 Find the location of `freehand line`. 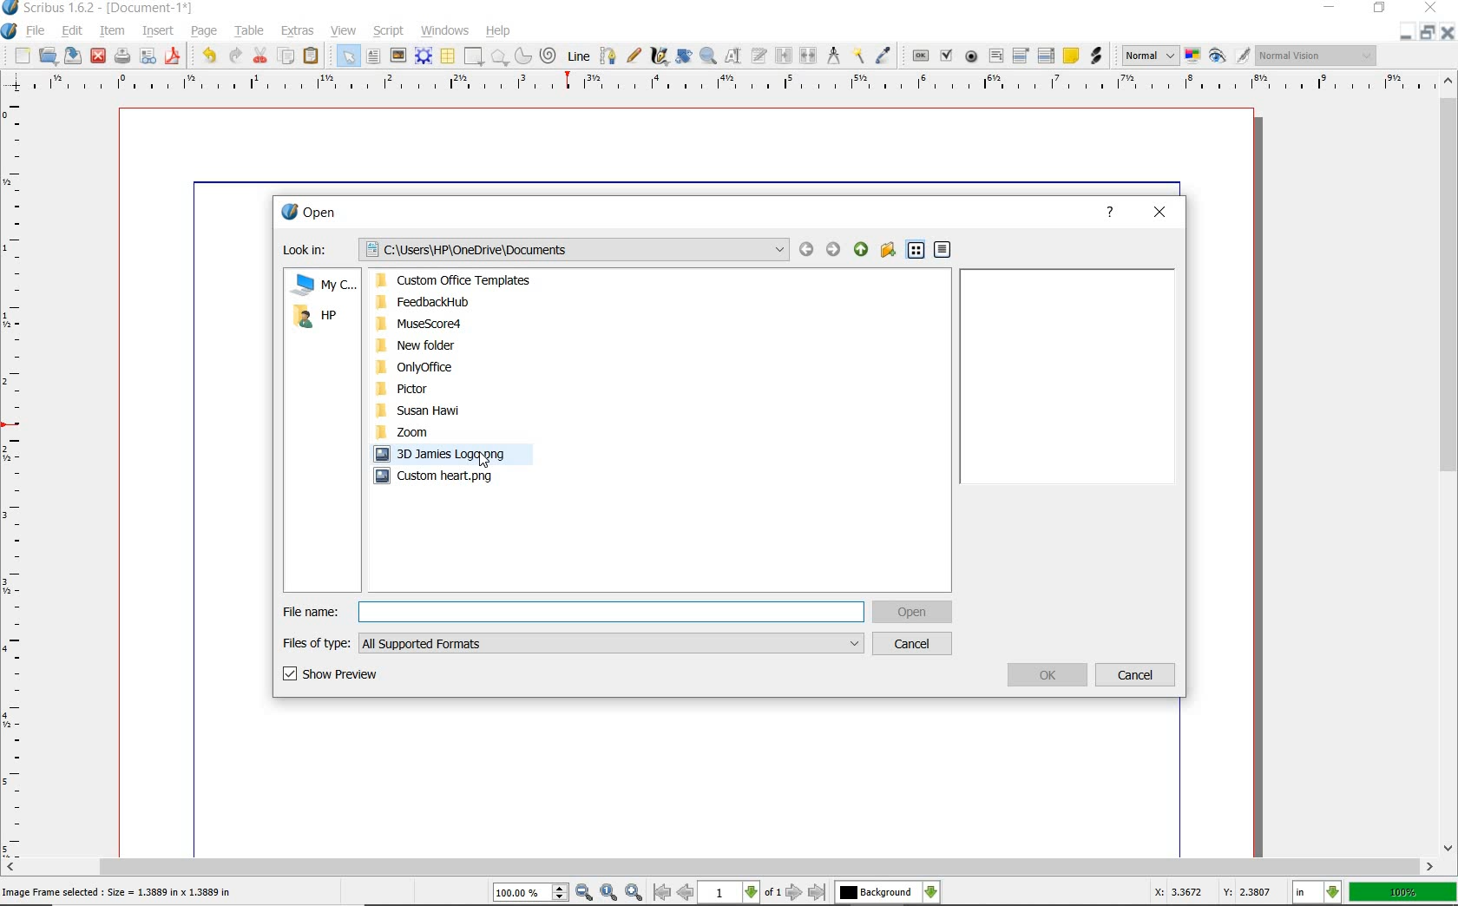

freehand line is located at coordinates (633, 54).